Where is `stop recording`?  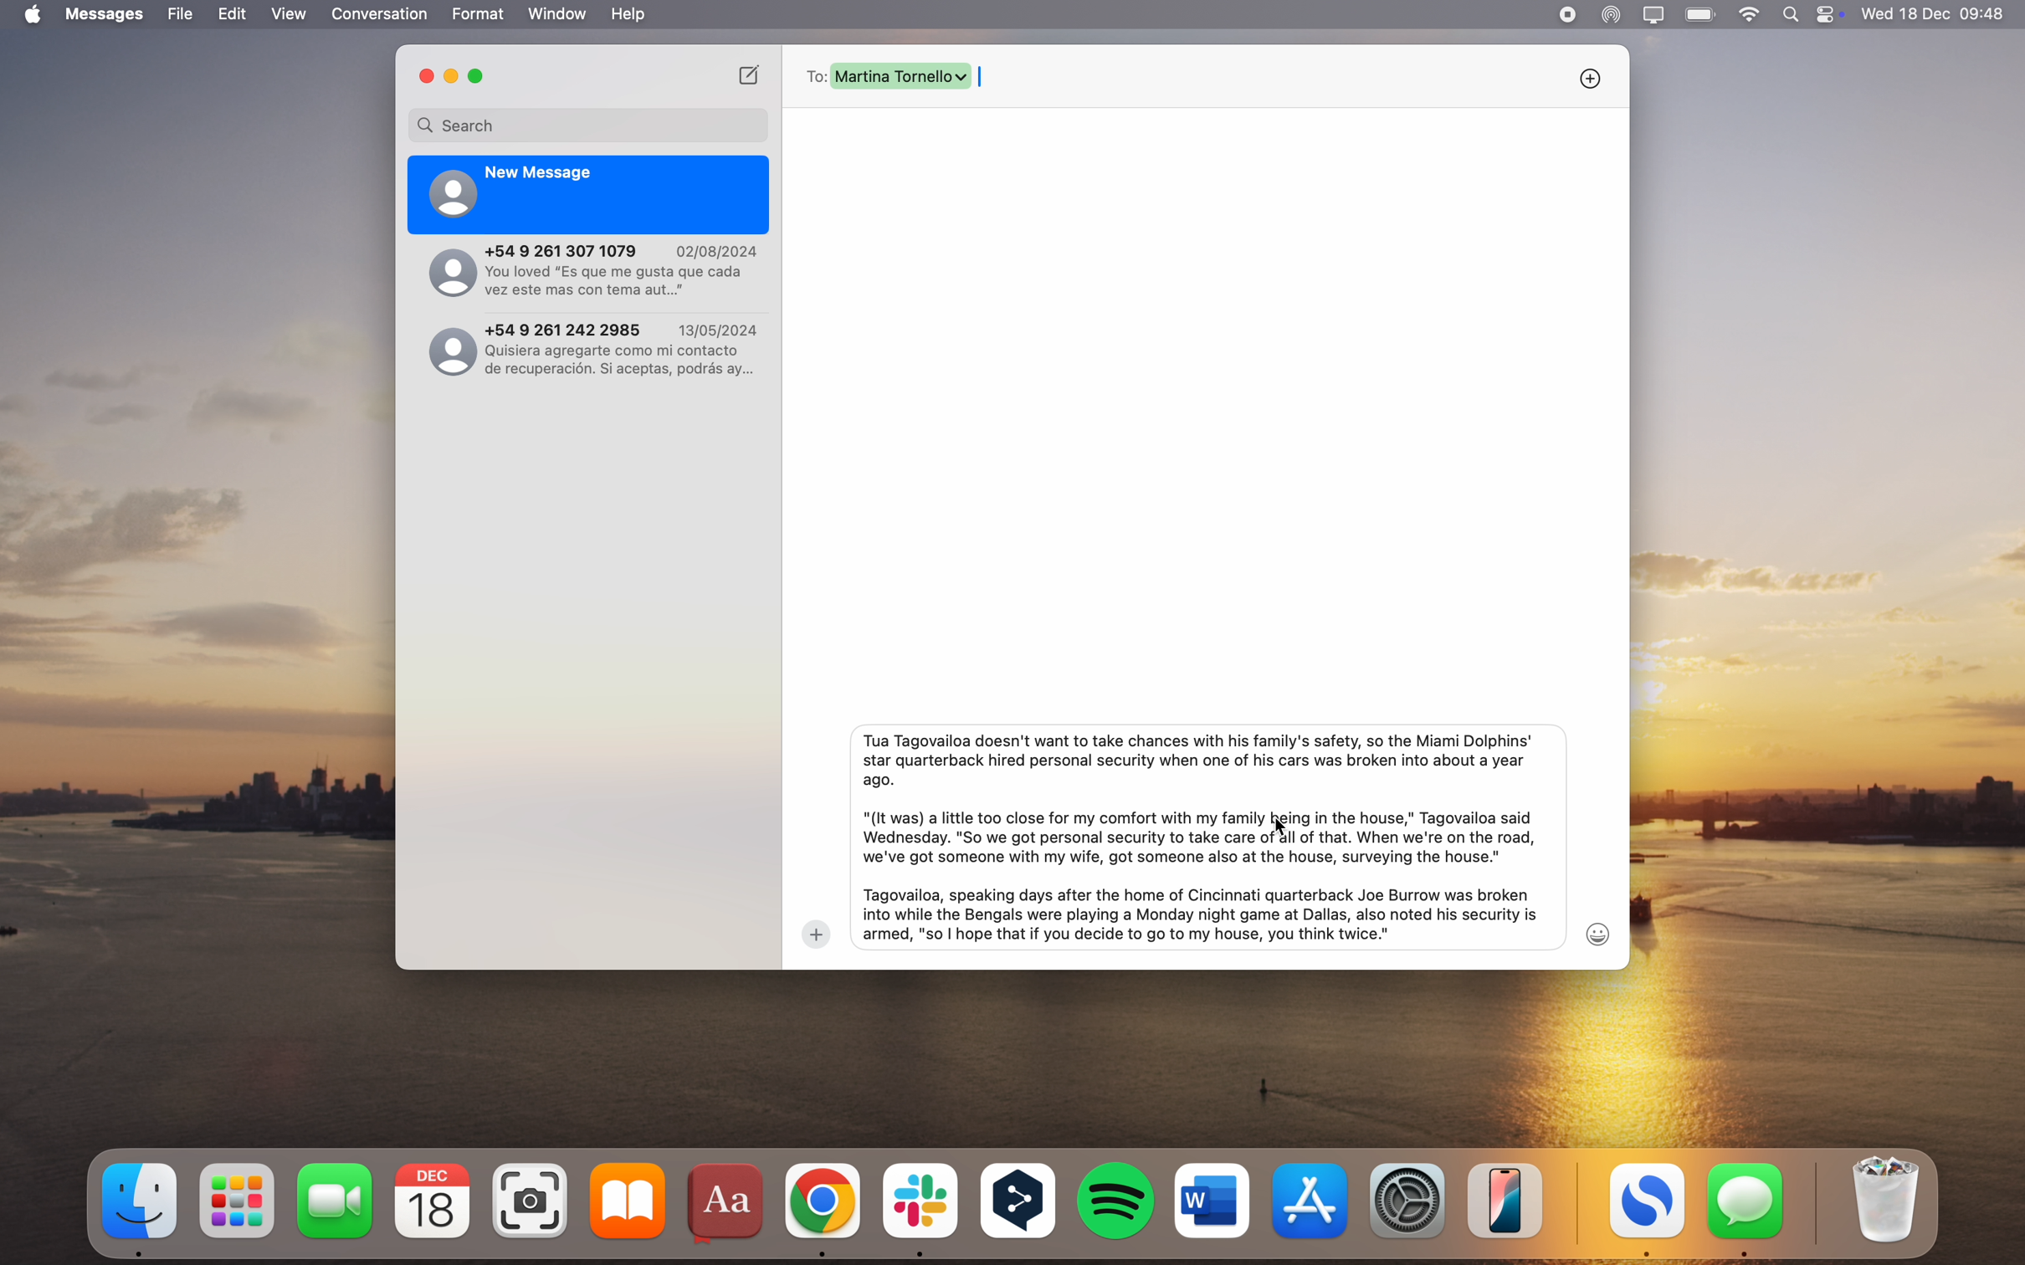
stop recording is located at coordinates (1566, 15).